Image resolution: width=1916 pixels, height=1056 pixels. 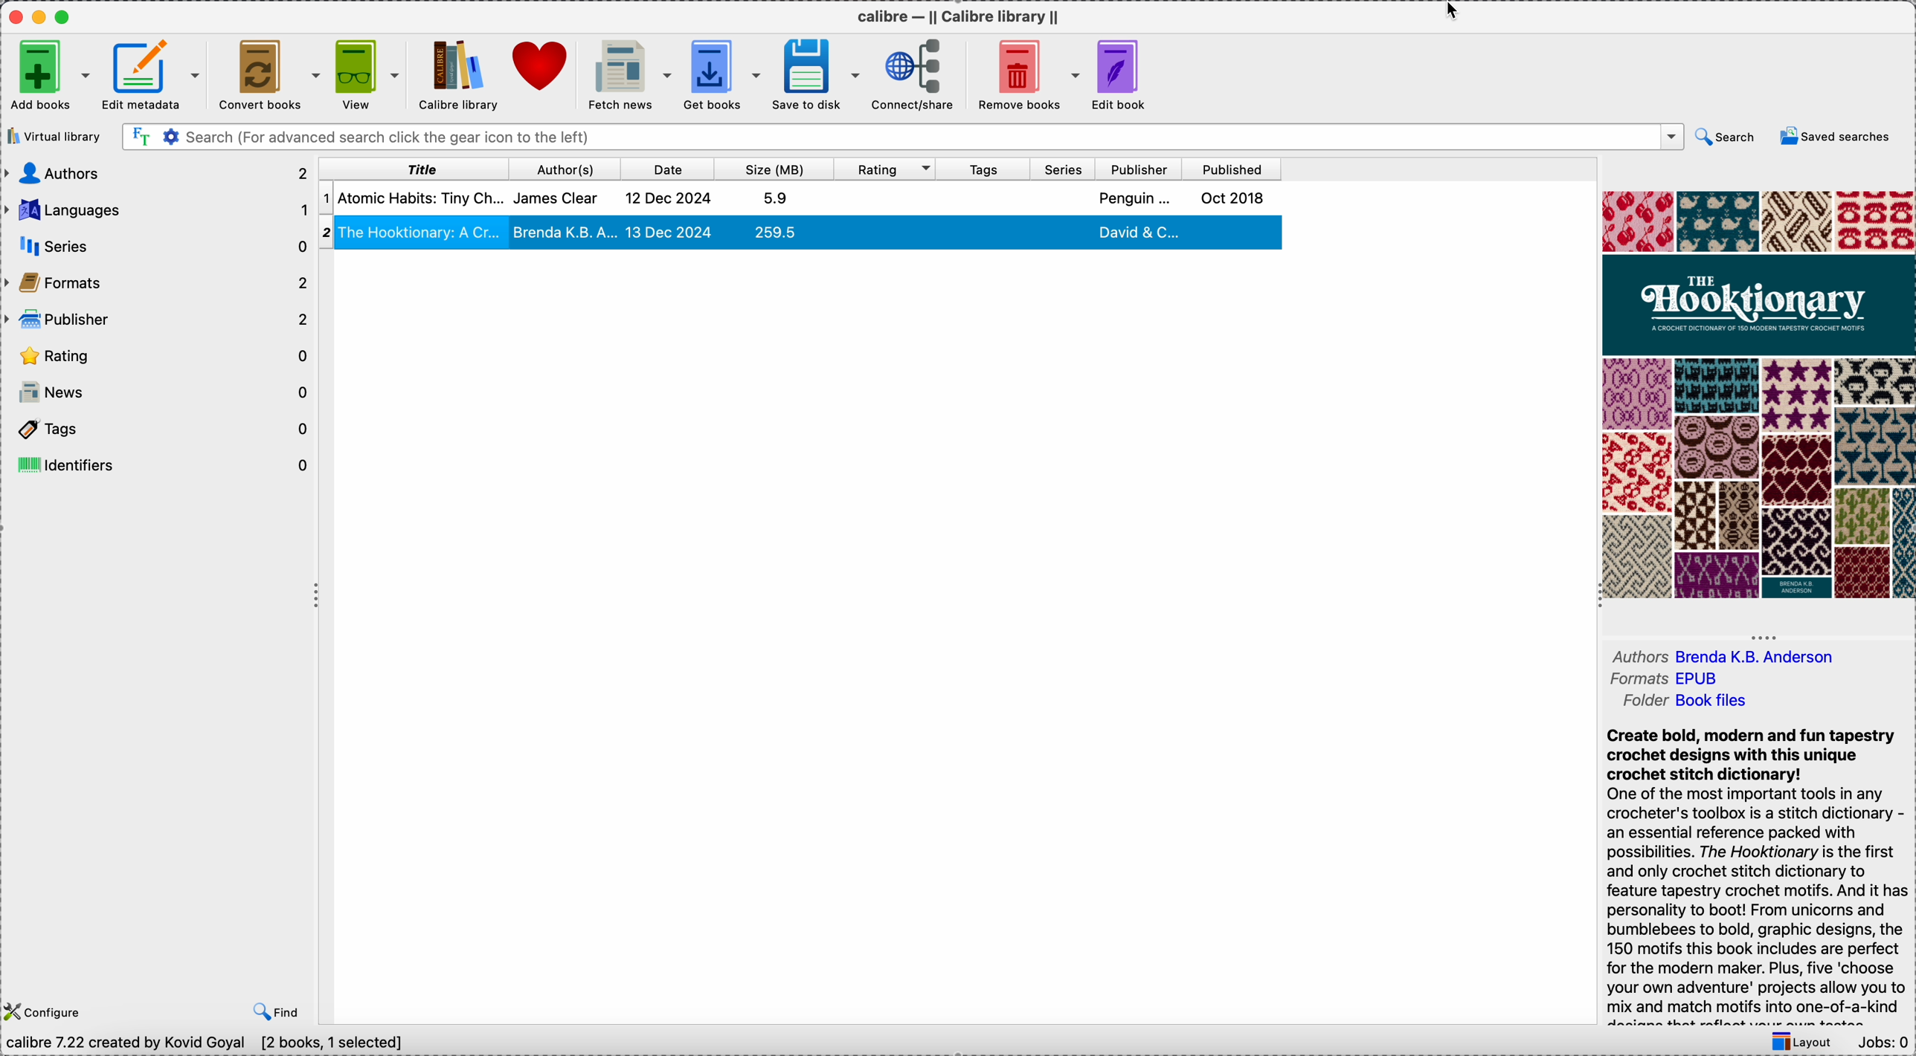 What do you see at coordinates (1759, 393) in the screenshot?
I see `book cover preview` at bounding box center [1759, 393].